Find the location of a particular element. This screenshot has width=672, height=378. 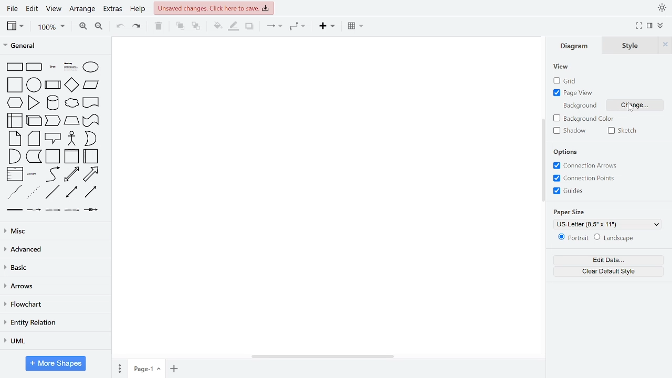

potrait is located at coordinates (574, 237).